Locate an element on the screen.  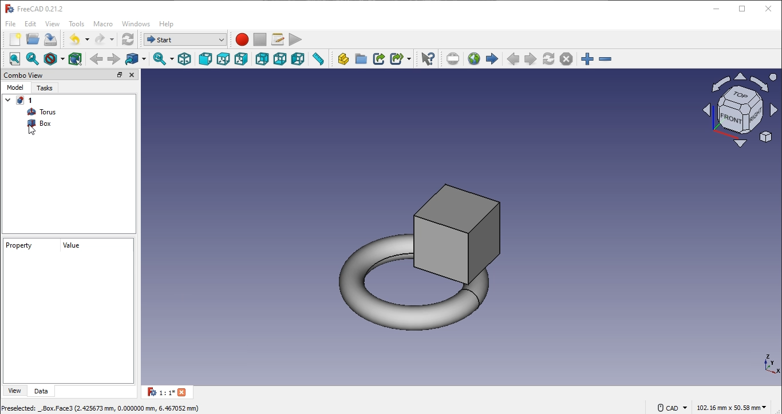
previouspage is located at coordinates (513, 59).